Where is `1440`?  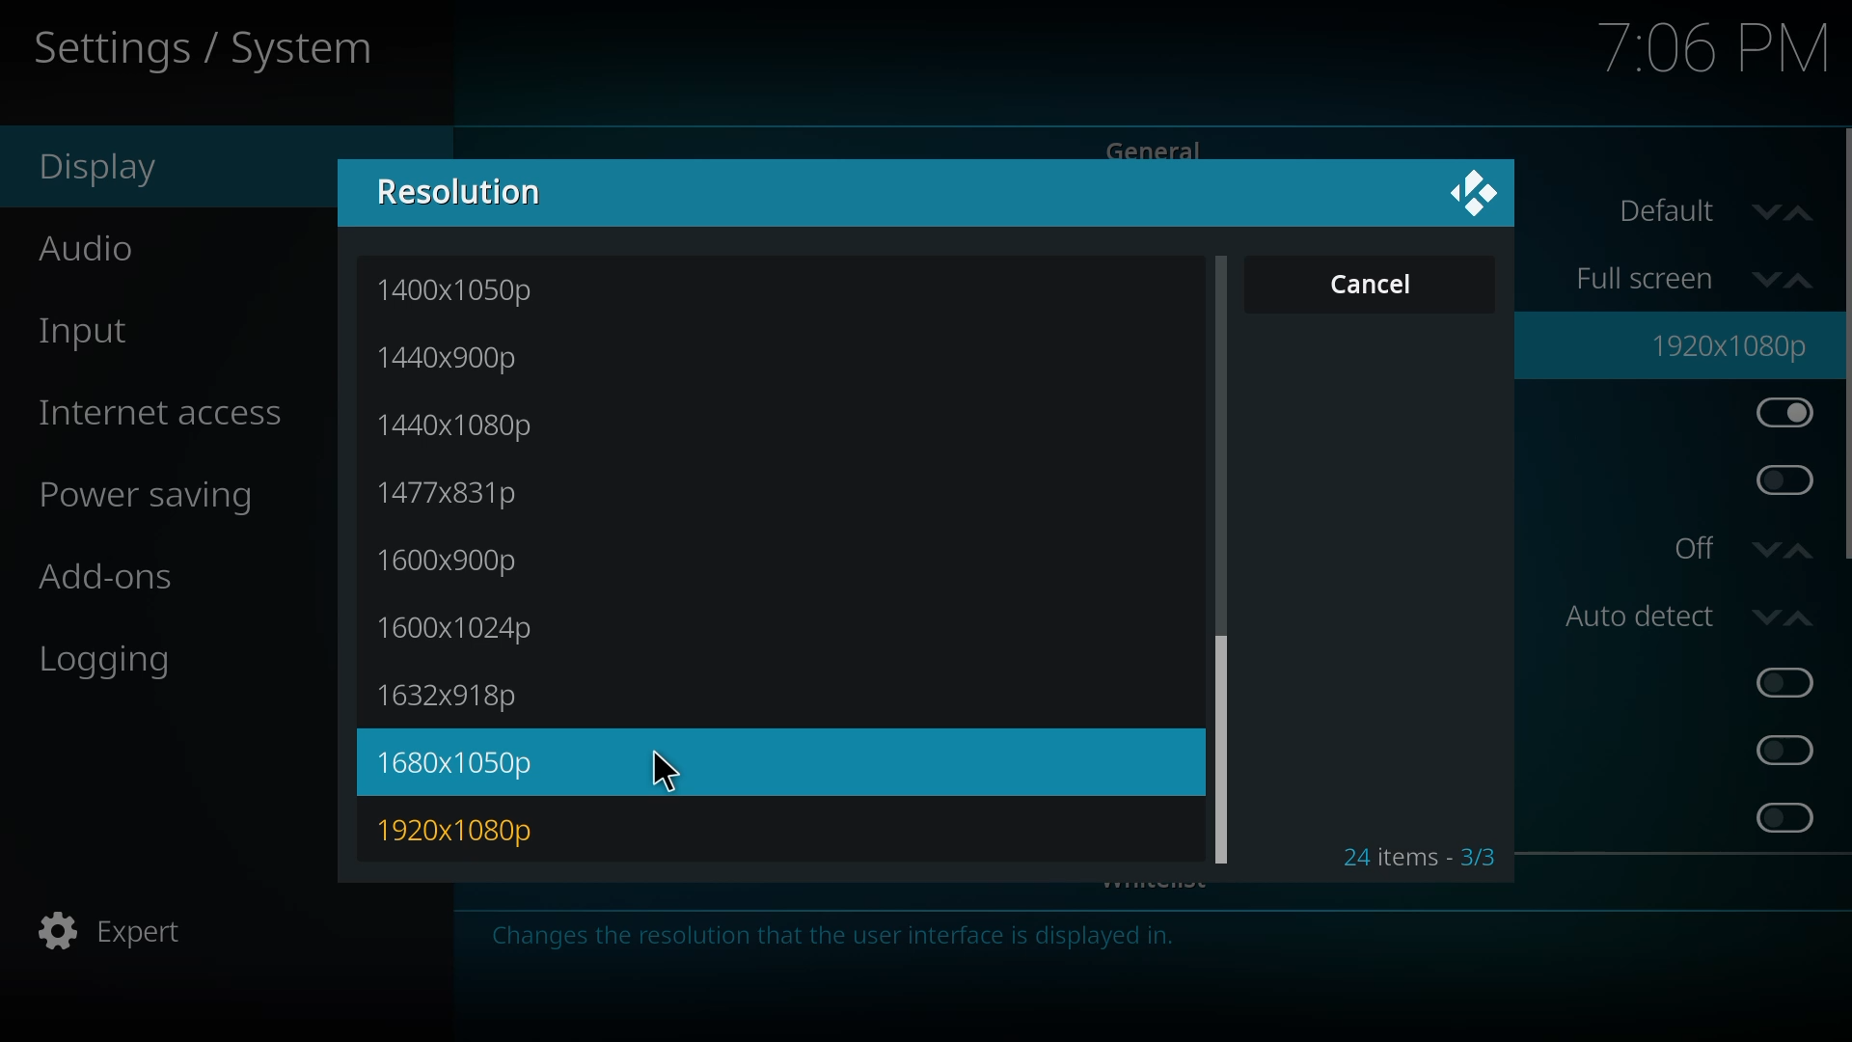 1440 is located at coordinates (454, 357).